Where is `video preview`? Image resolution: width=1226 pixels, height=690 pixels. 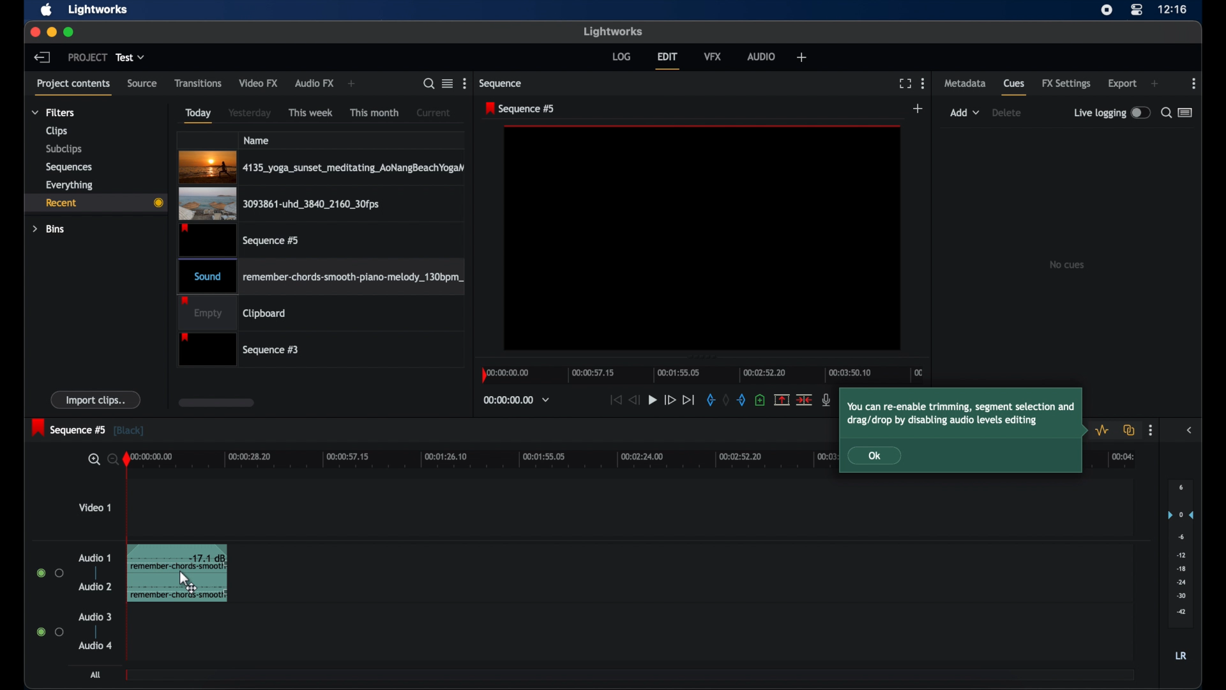
video preview is located at coordinates (702, 238).